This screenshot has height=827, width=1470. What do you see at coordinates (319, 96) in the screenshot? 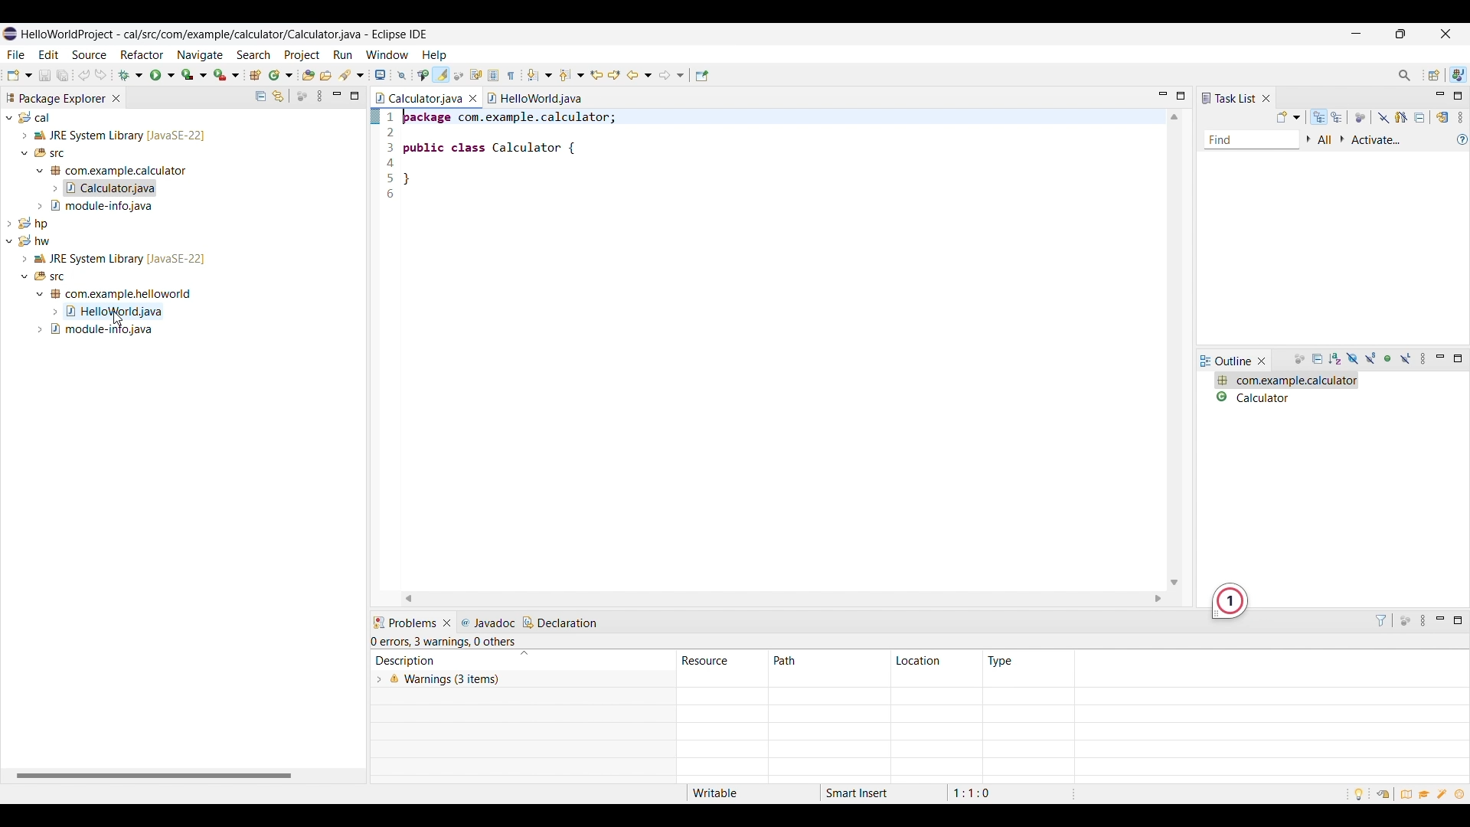
I see `View menu` at bounding box center [319, 96].